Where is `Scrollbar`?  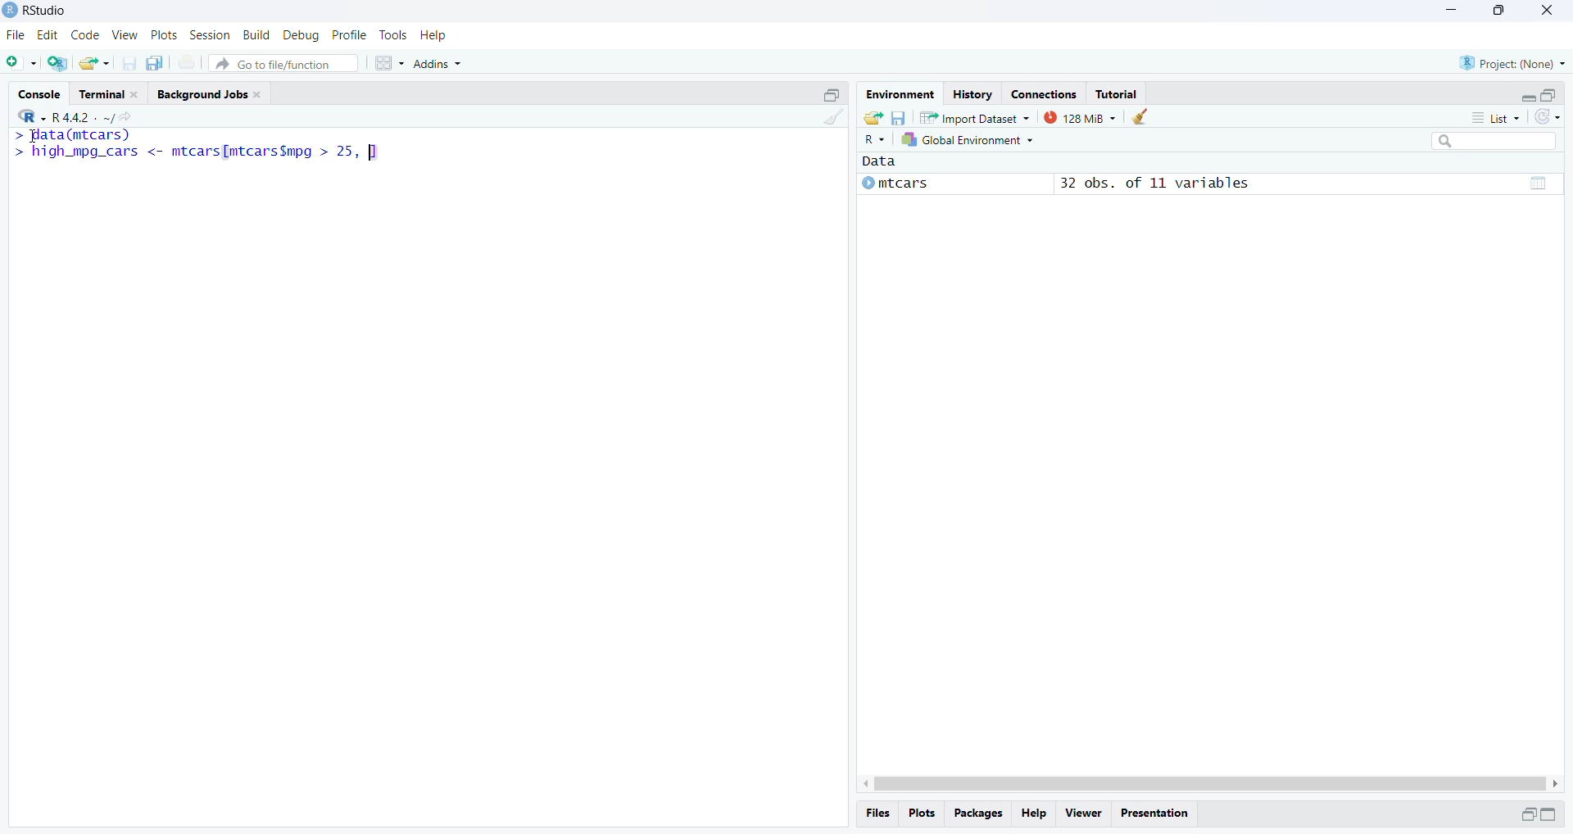
Scrollbar is located at coordinates (1210, 784).